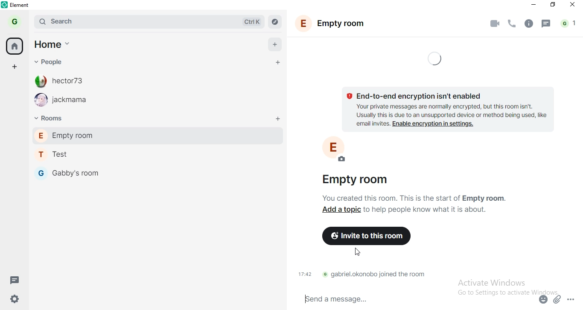 This screenshot has height=310, width=583. Describe the element at coordinates (22, 4) in the screenshot. I see `element | test` at that location.